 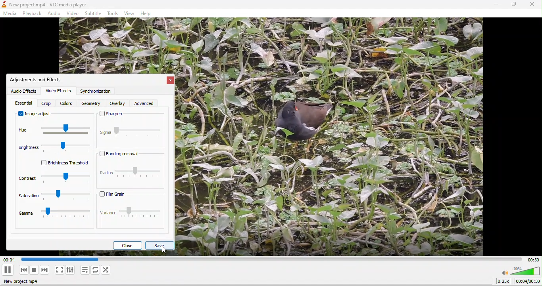 I want to click on maximize, so click(x=513, y=5).